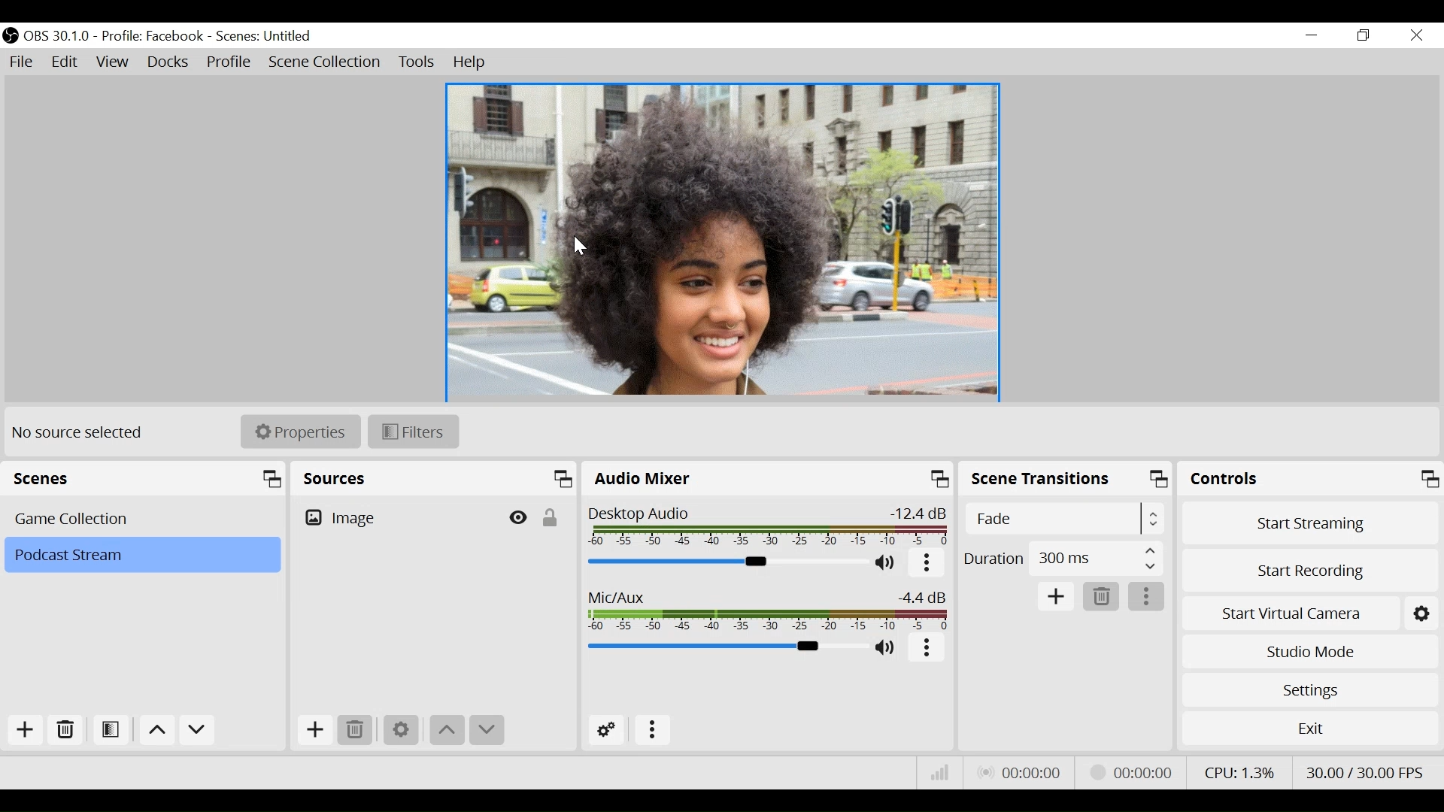  What do you see at coordinates (1067, 477) in the screenshot?
I see `Scene Transition` at bounding box center [1067, 477].